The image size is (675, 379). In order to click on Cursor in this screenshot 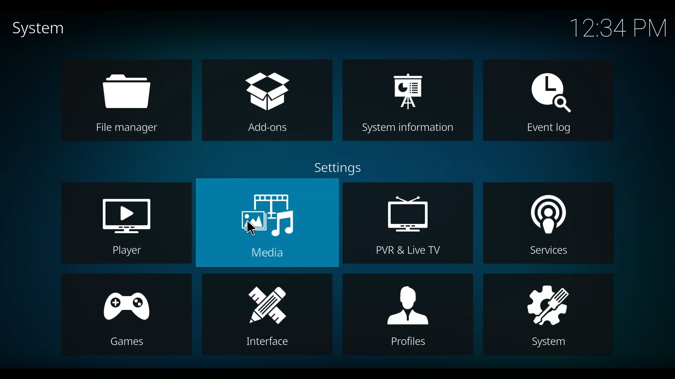, I will do `click(250, 229)`.